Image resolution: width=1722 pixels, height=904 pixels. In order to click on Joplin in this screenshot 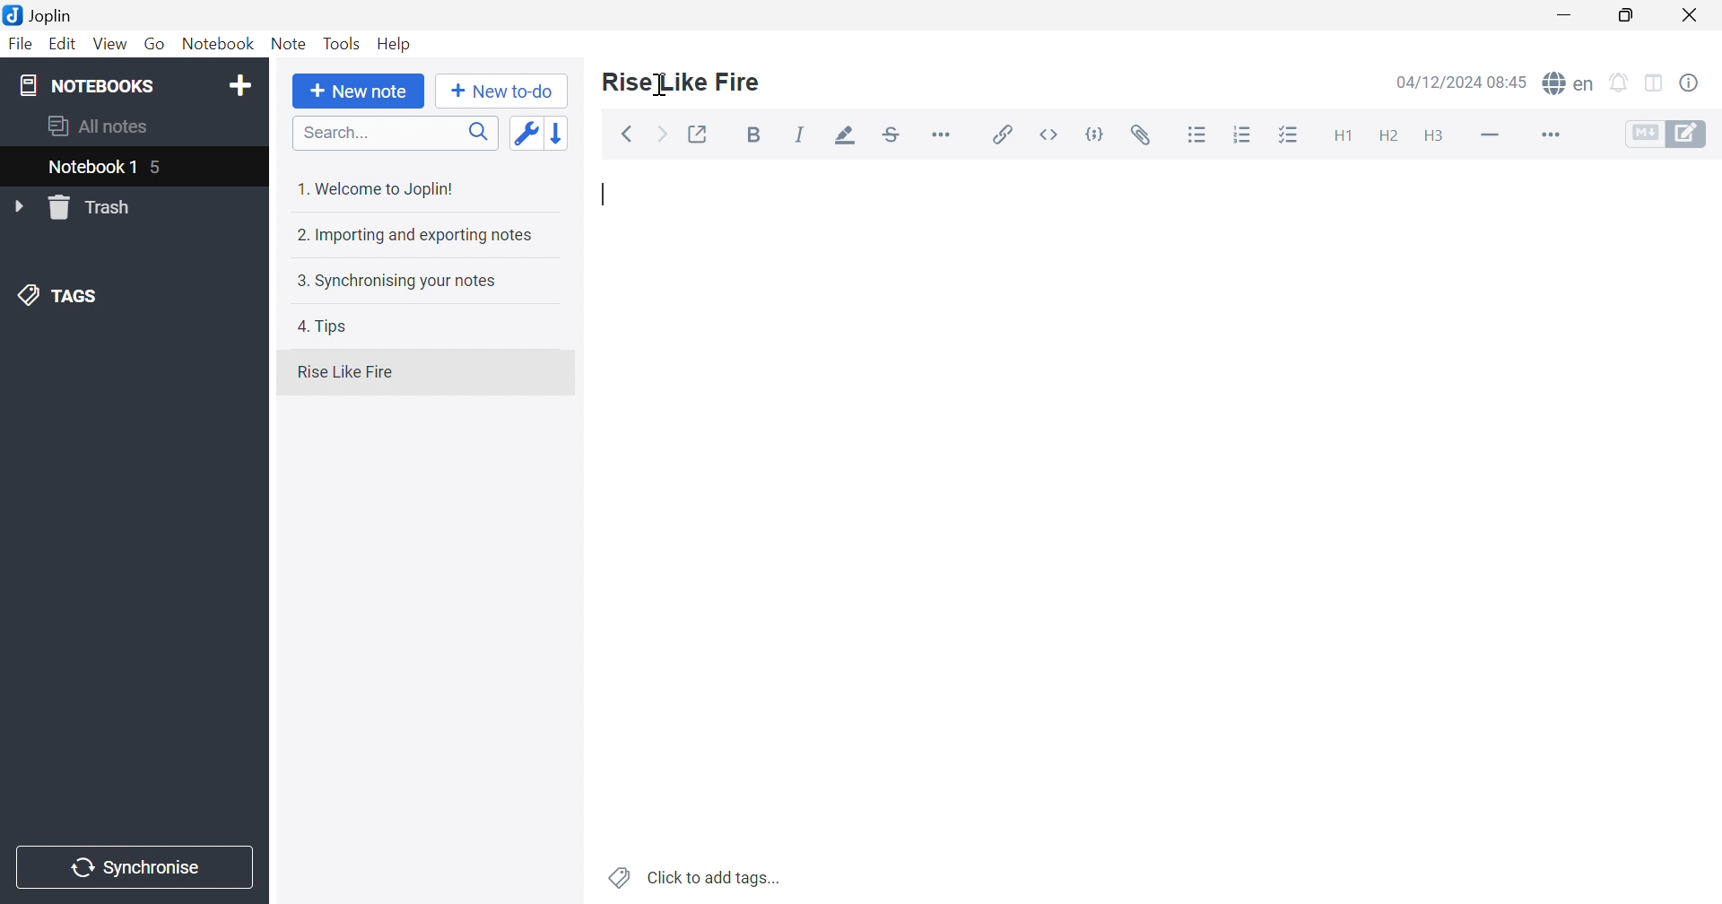, I will do `click(39, 15)`.